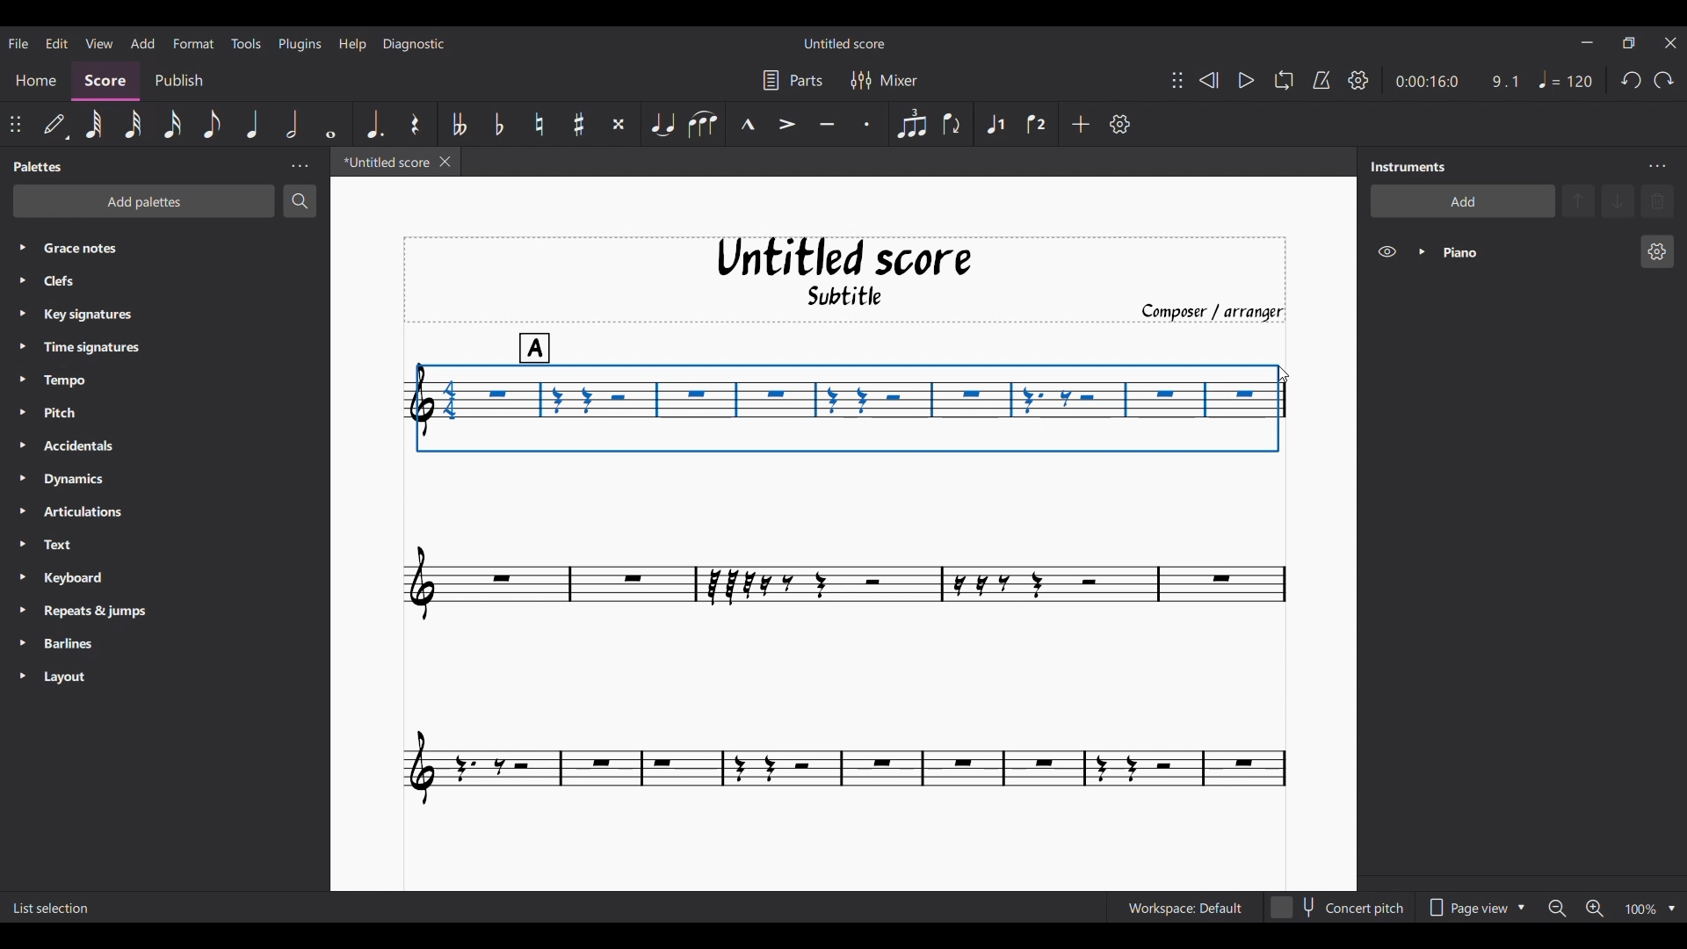 Image resolution: width=1687 pixels, height=949 pixels. I want to click on Time signatures, so click(108, 346).